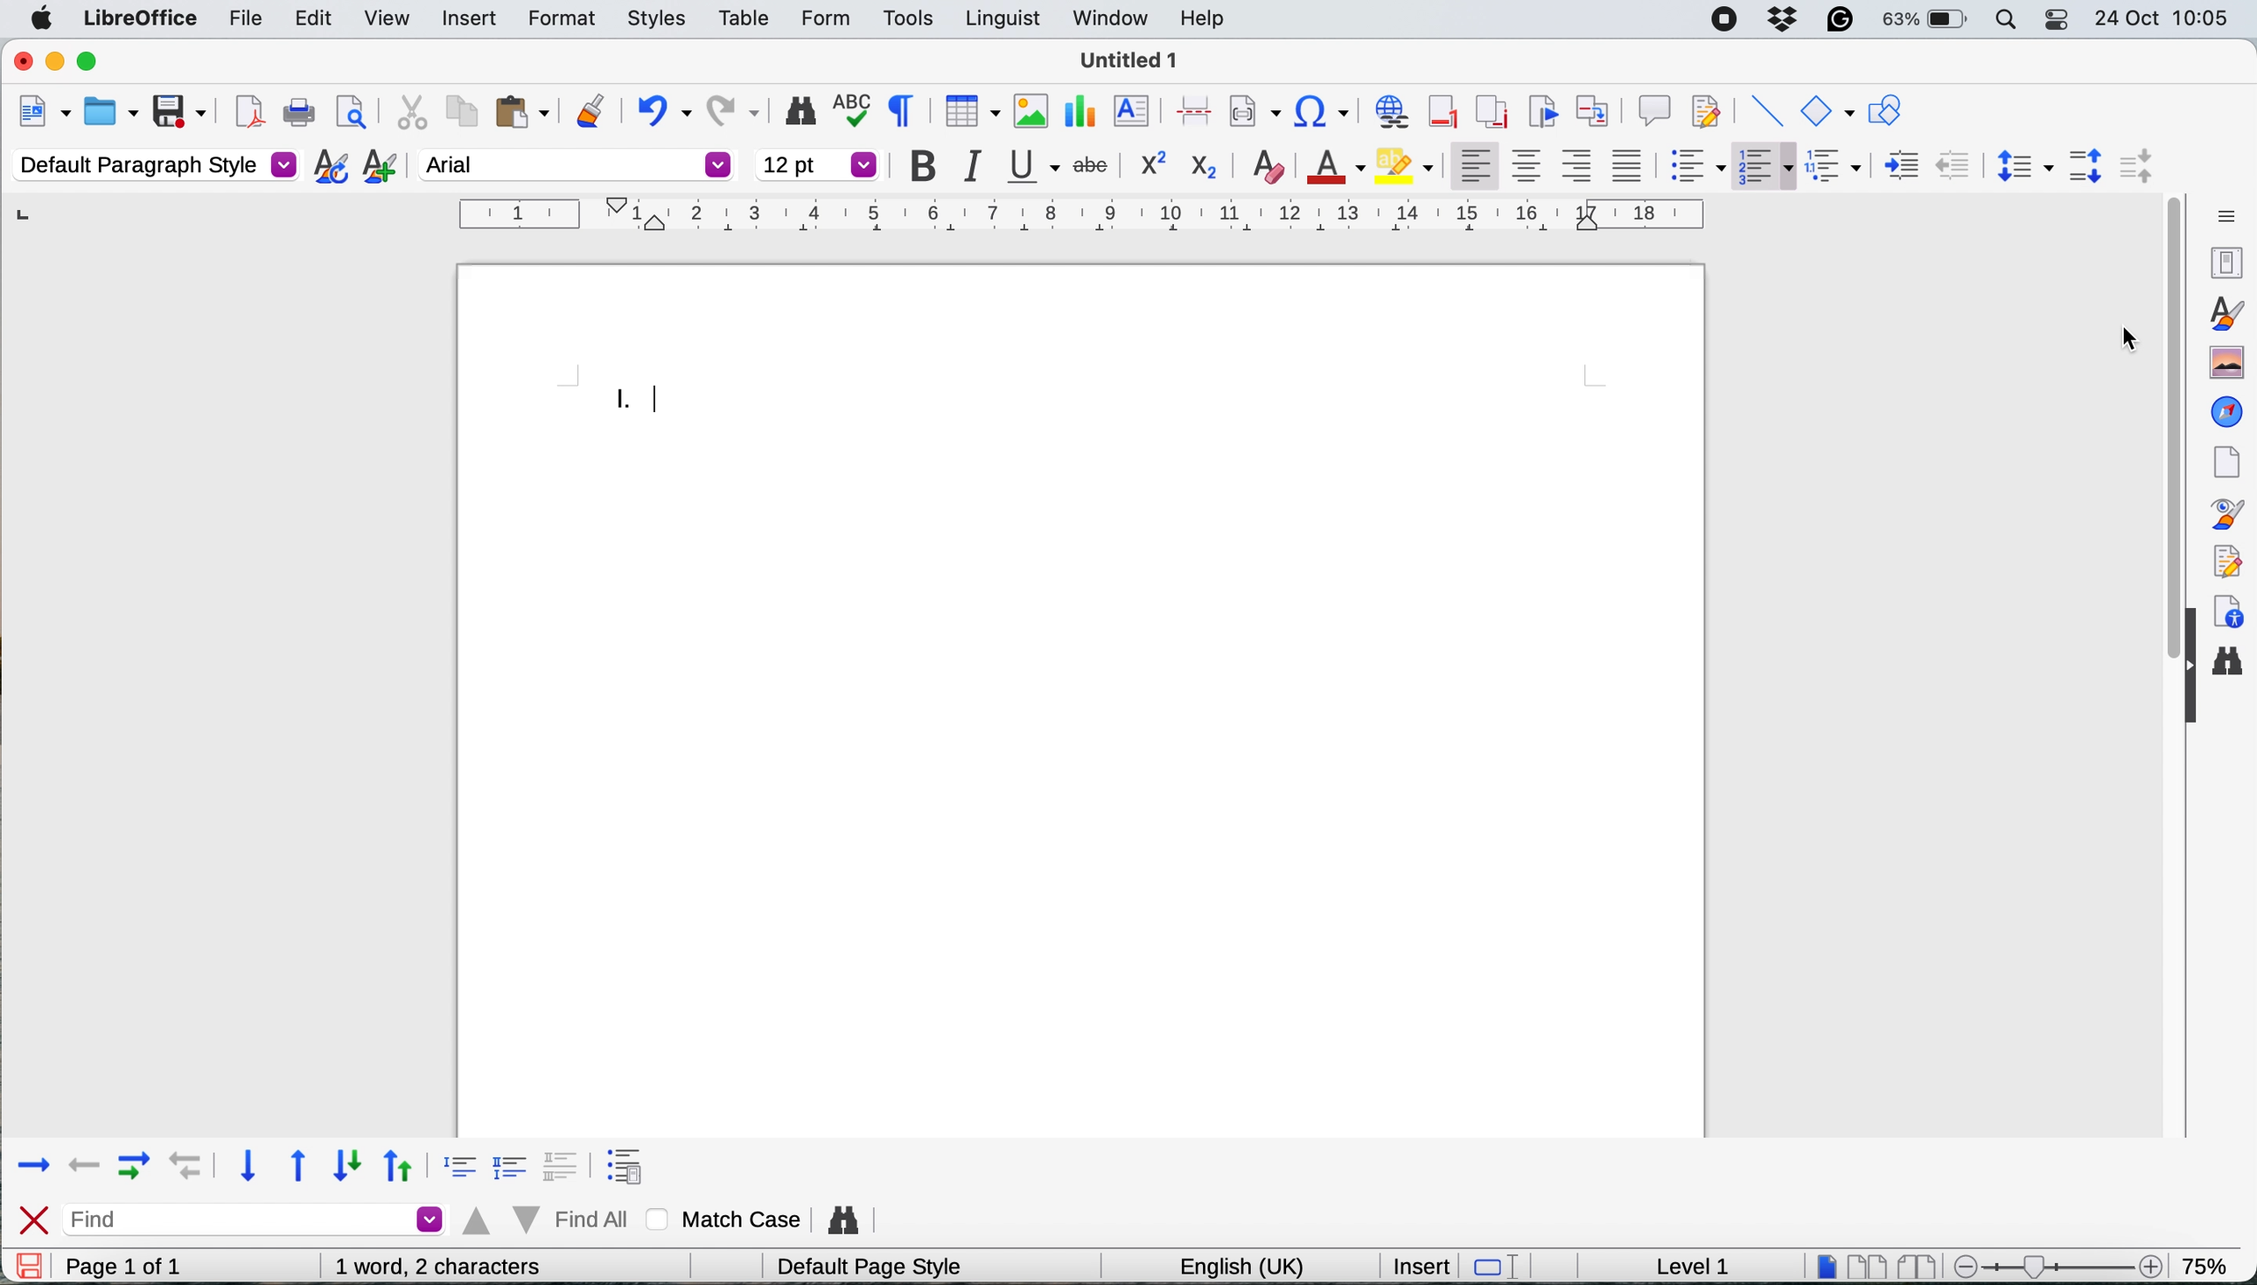 The width and height of the screenshot is (2257, 1285). What do you see at coordinates (930, 167) in the screenshot?
I see `bold` at bounding box center [930, 167].